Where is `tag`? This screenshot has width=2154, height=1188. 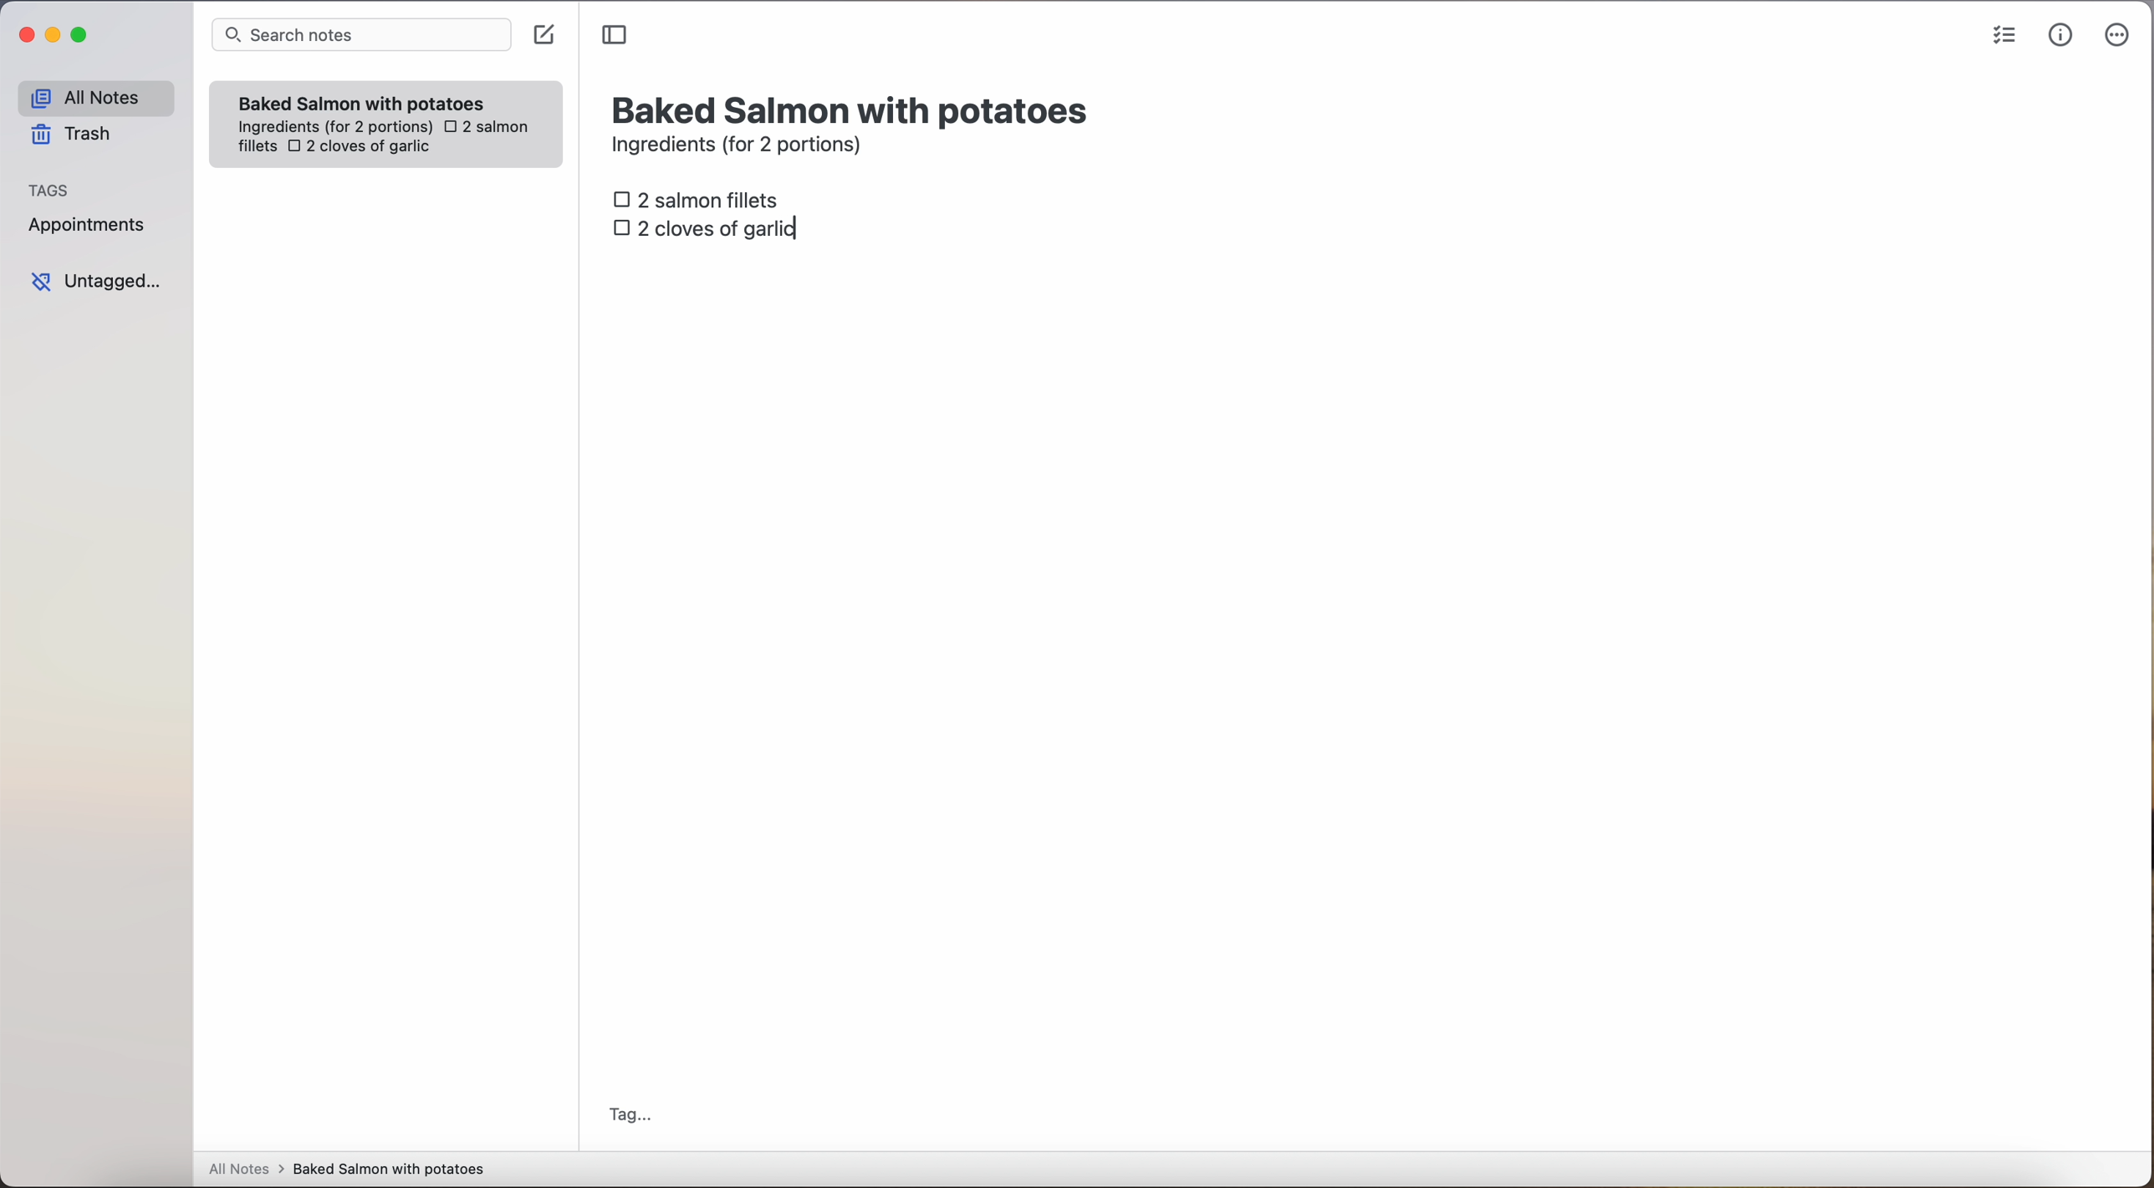 tag is located at coordinates (629, 1117).